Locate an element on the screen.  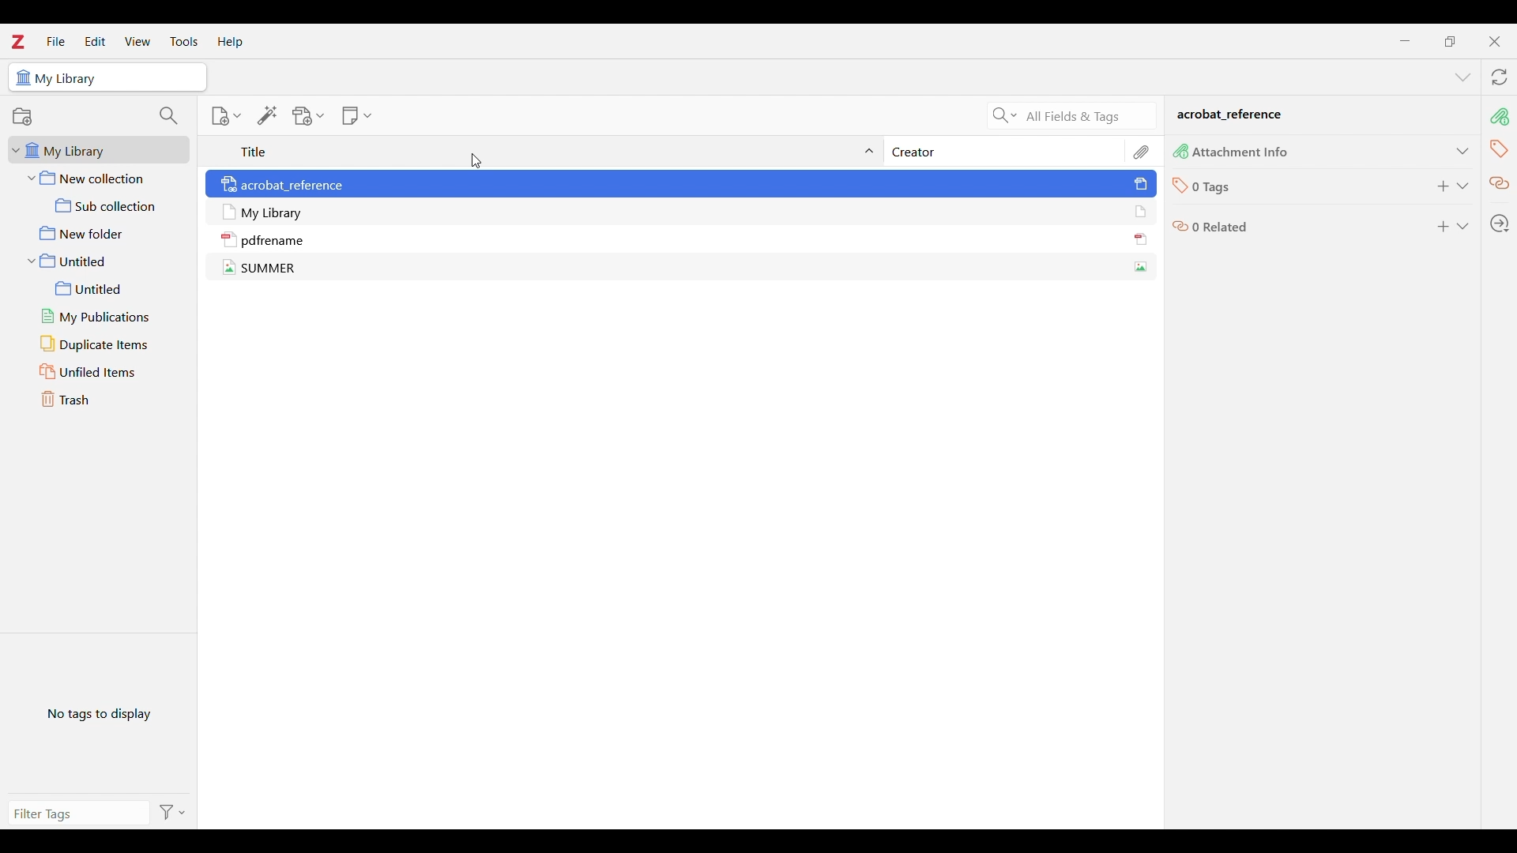
My Library is located at coordinates (273, 212).